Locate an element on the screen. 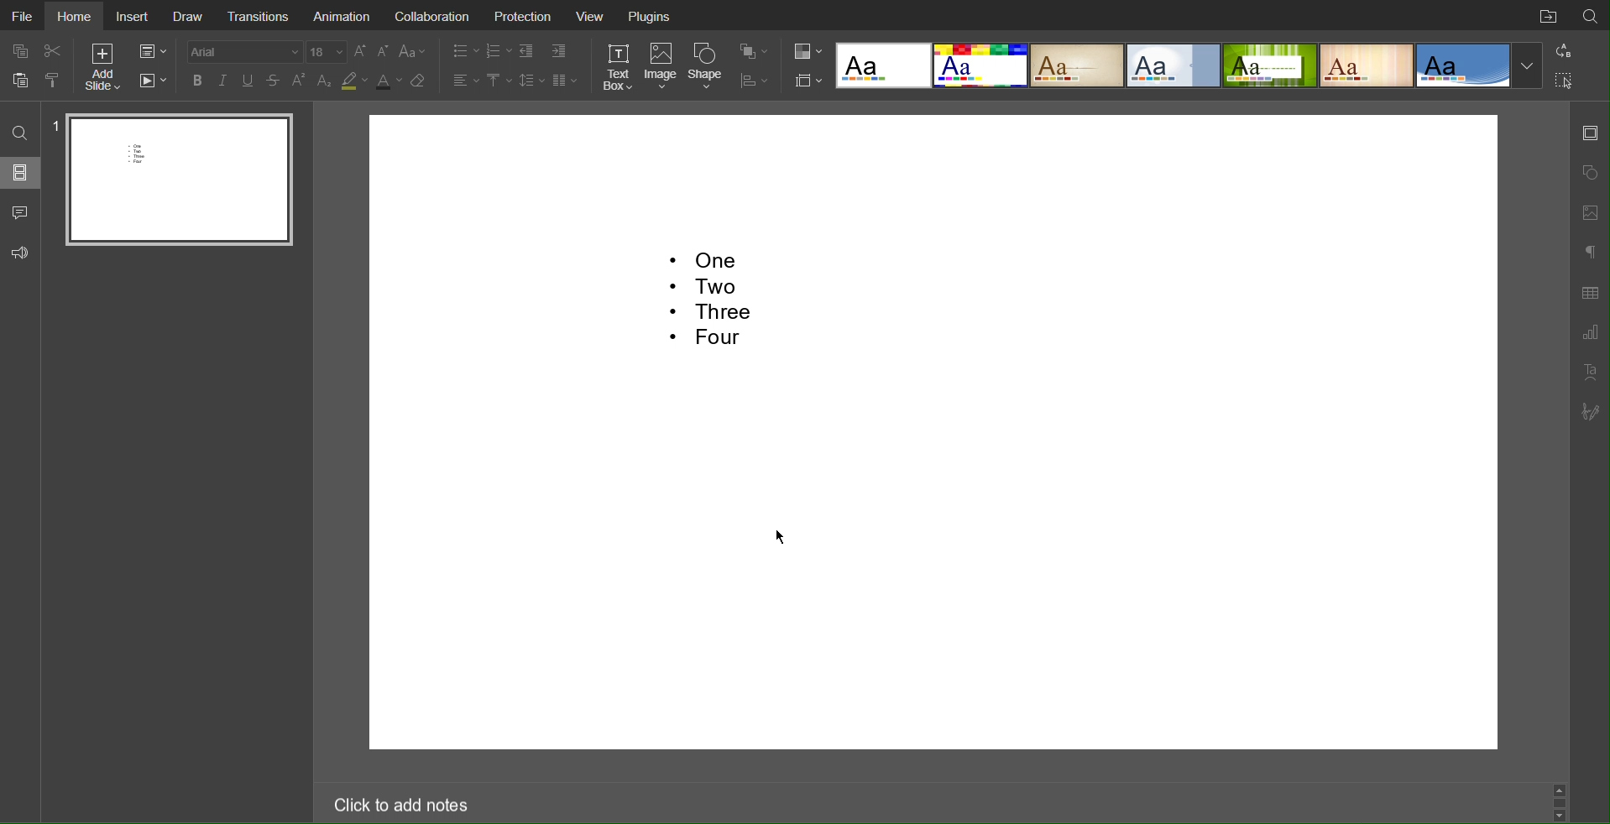 The width and height of the screenshot is (1610, 824). Strikethrough is located at coordinates (274, 81).